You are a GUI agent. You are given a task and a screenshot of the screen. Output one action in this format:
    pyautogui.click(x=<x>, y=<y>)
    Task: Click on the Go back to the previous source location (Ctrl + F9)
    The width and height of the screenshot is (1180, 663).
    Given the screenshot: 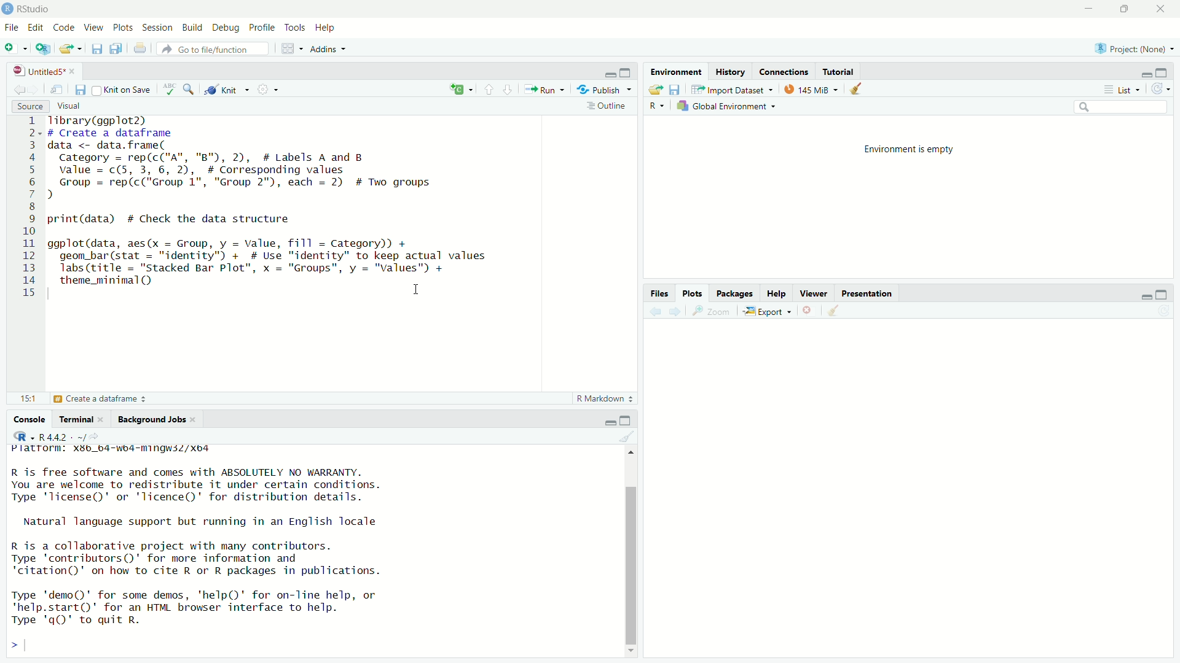 What is the action you would take?
    pyautogui.click(x=15, y=88)
    